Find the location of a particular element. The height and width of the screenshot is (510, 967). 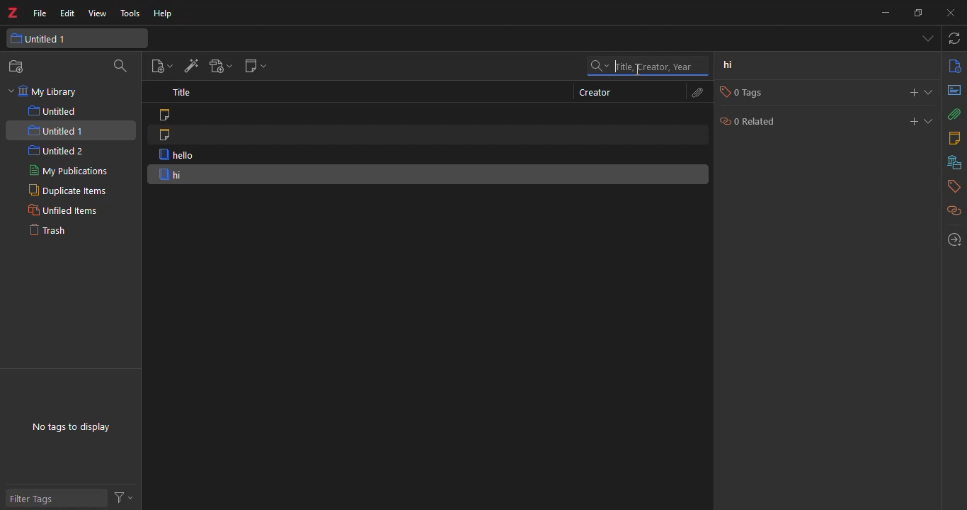

item is located at coordinates (176, 156).